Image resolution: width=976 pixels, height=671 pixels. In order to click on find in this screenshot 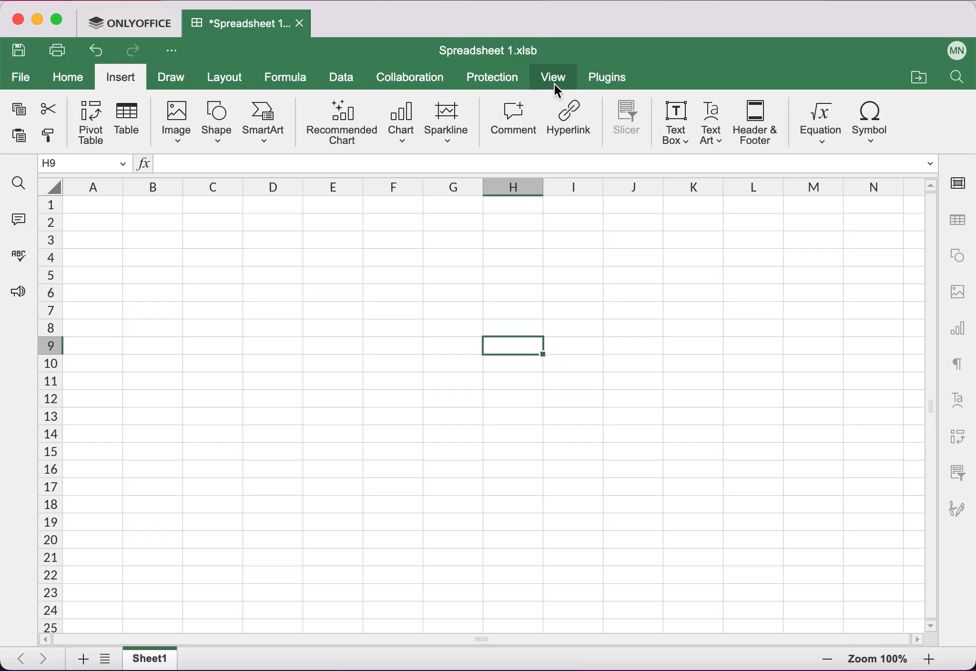, I will do `click(958, 78)`.